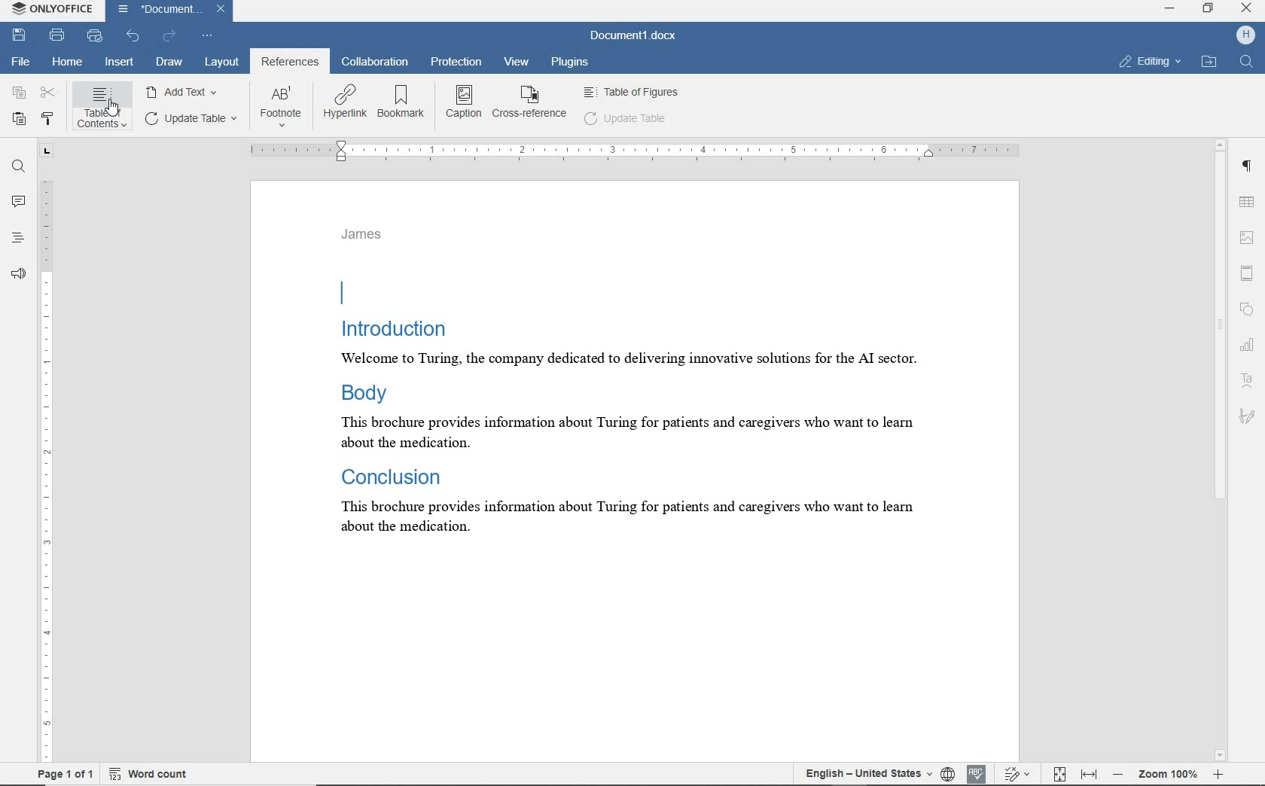 The image size is (1265, 786). I want to click on system name, so click(53, 10).